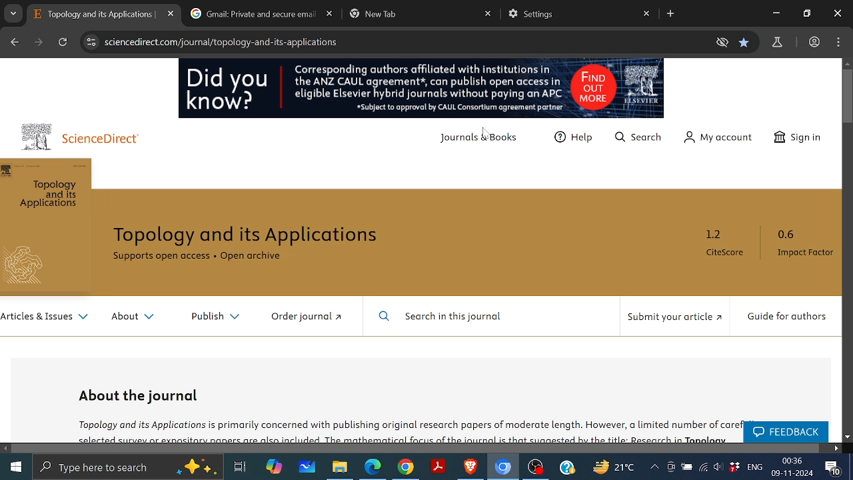  I want to click on Close settings tab, so click(648, 14).